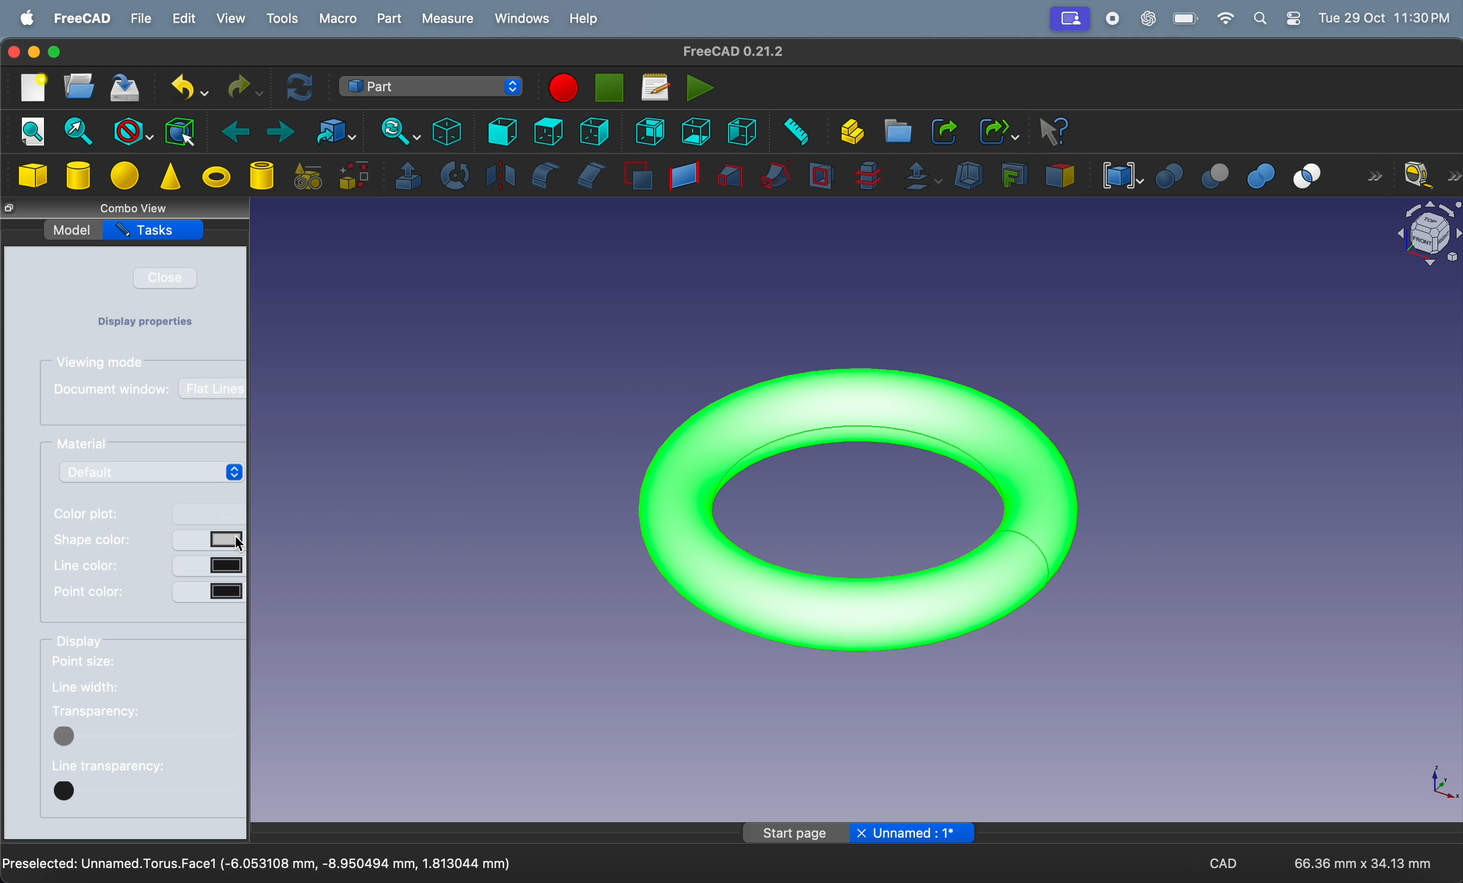 The image size is (1463, 883). What do you see at coordinates (54, 52) in the screenshot?
I see `maximize` at bounding box center [54, 52].